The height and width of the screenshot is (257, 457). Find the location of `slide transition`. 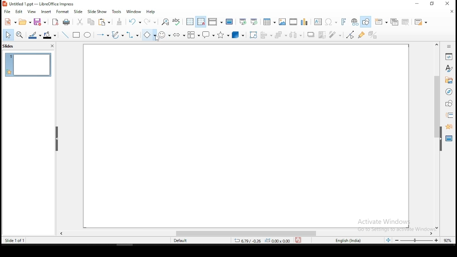

slide transition is located at coordinates (451, 115).